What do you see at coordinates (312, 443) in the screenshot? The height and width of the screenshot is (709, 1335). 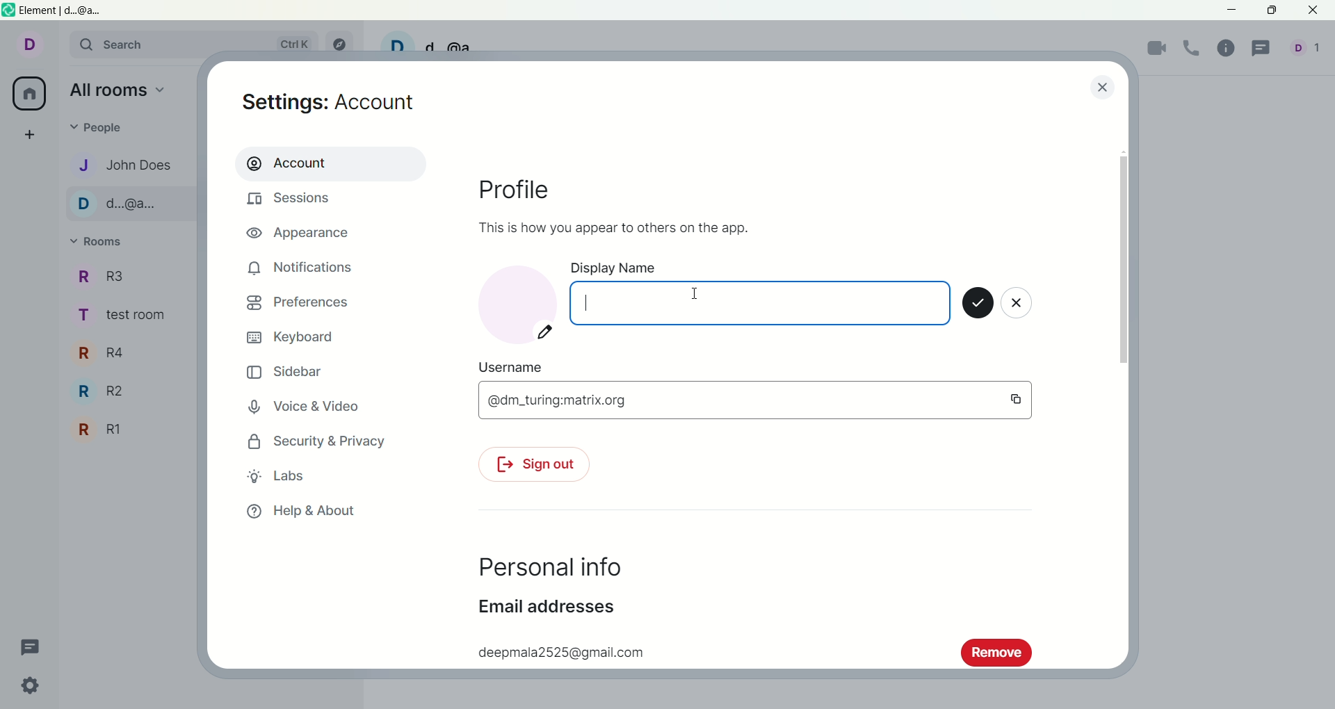 I see `security and privacy` at bounding box center [312, 443].